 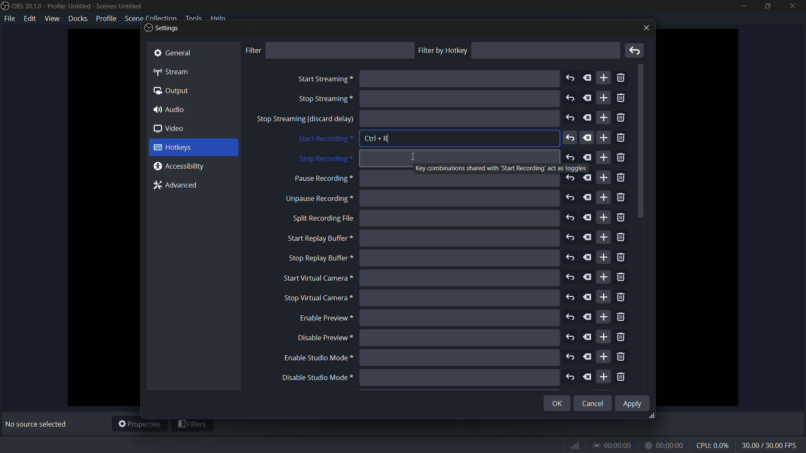 I want to click on add more, so click(x=603, y=197).